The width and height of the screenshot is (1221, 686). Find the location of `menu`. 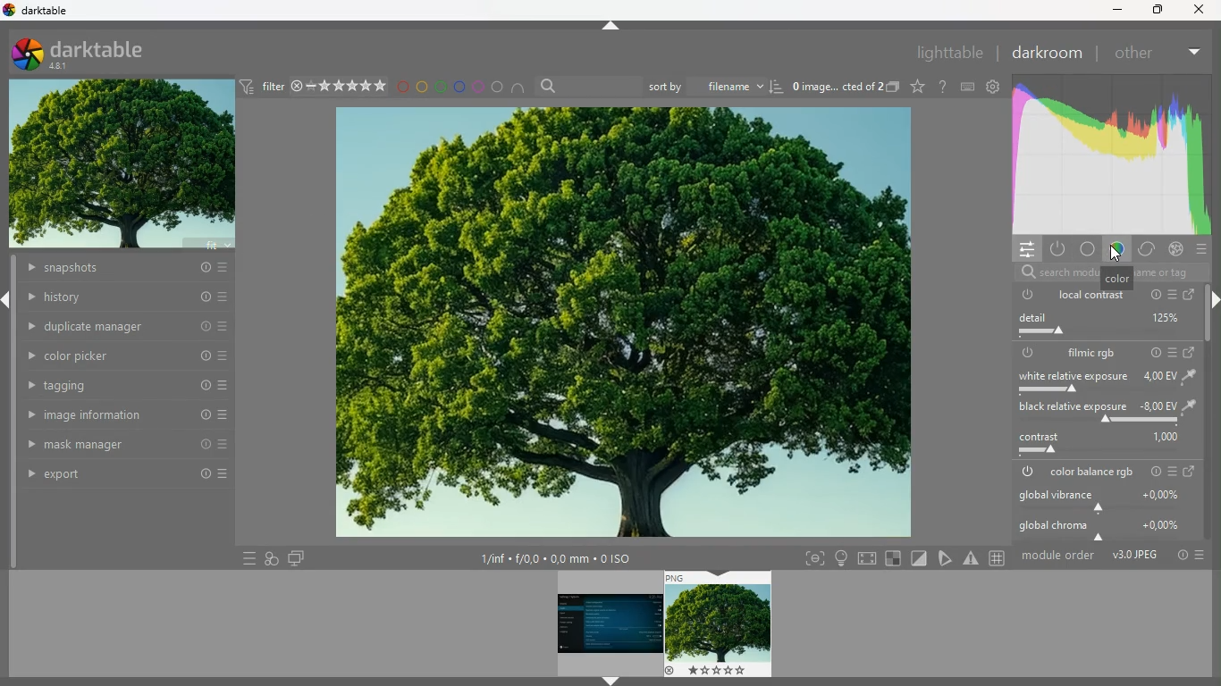

menu is located at coordinates (1203, 250).